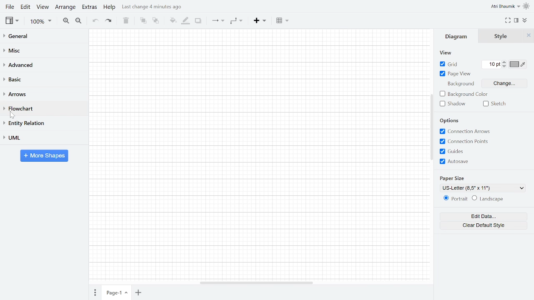  What do you see at coordinates (485, 226) in the screenshot?
I see `Clear default style` at bounding box center [485, 226].